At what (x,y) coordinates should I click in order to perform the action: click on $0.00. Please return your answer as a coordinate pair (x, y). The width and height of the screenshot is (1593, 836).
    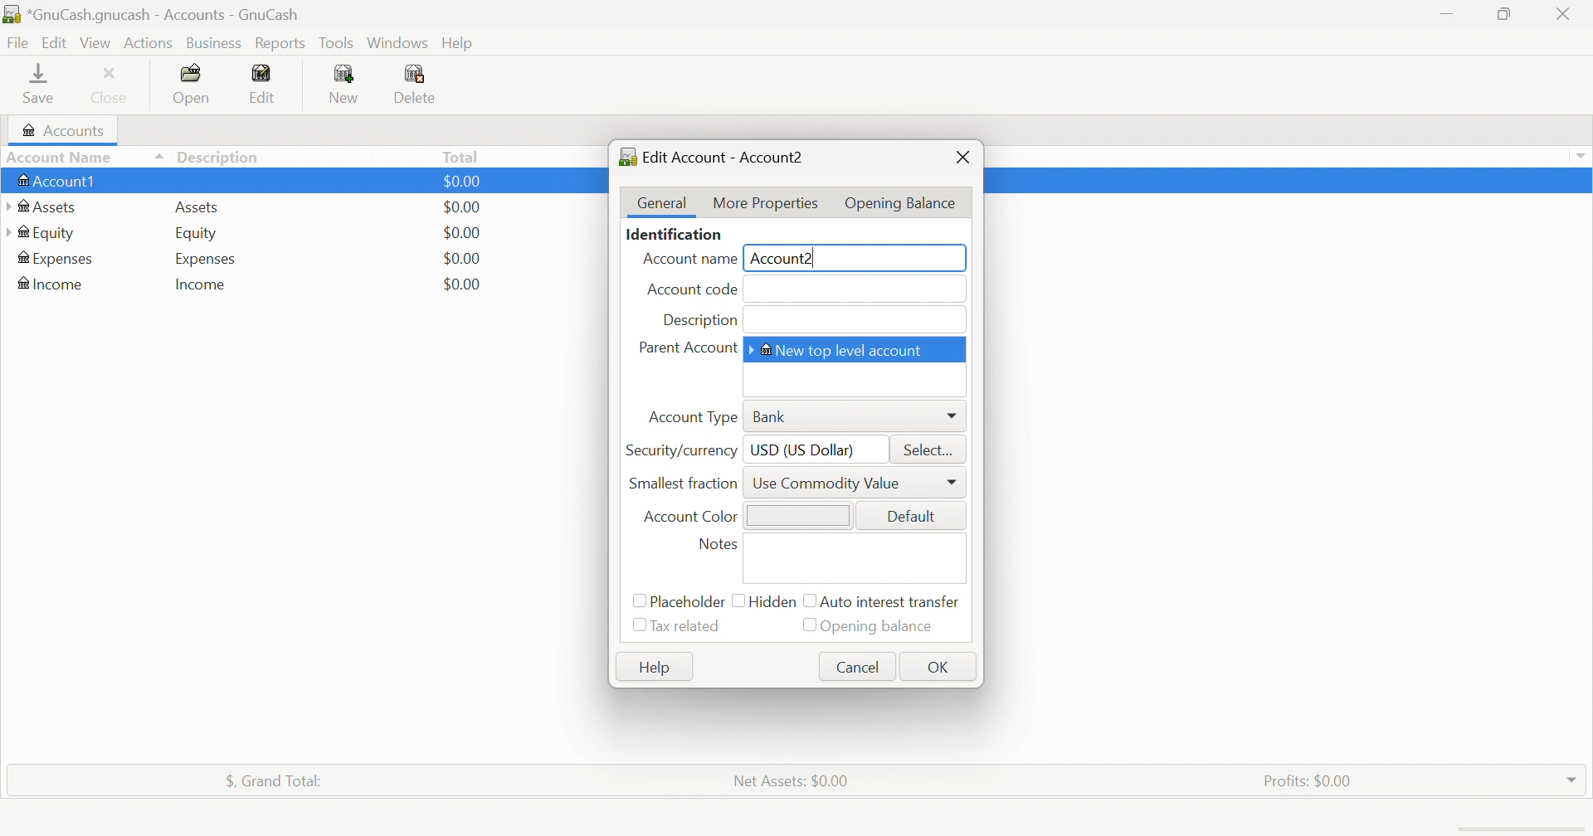
    Looking at the image, I should click on (461, 231).